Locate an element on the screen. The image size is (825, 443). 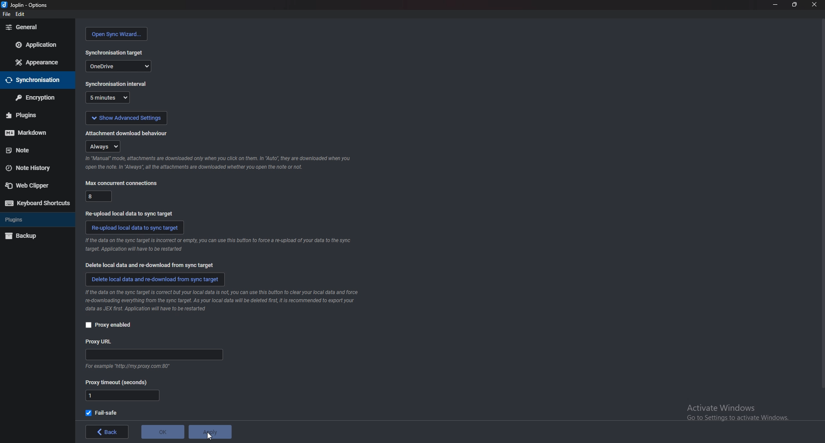
sync interval is located at coordinates (116, 84).